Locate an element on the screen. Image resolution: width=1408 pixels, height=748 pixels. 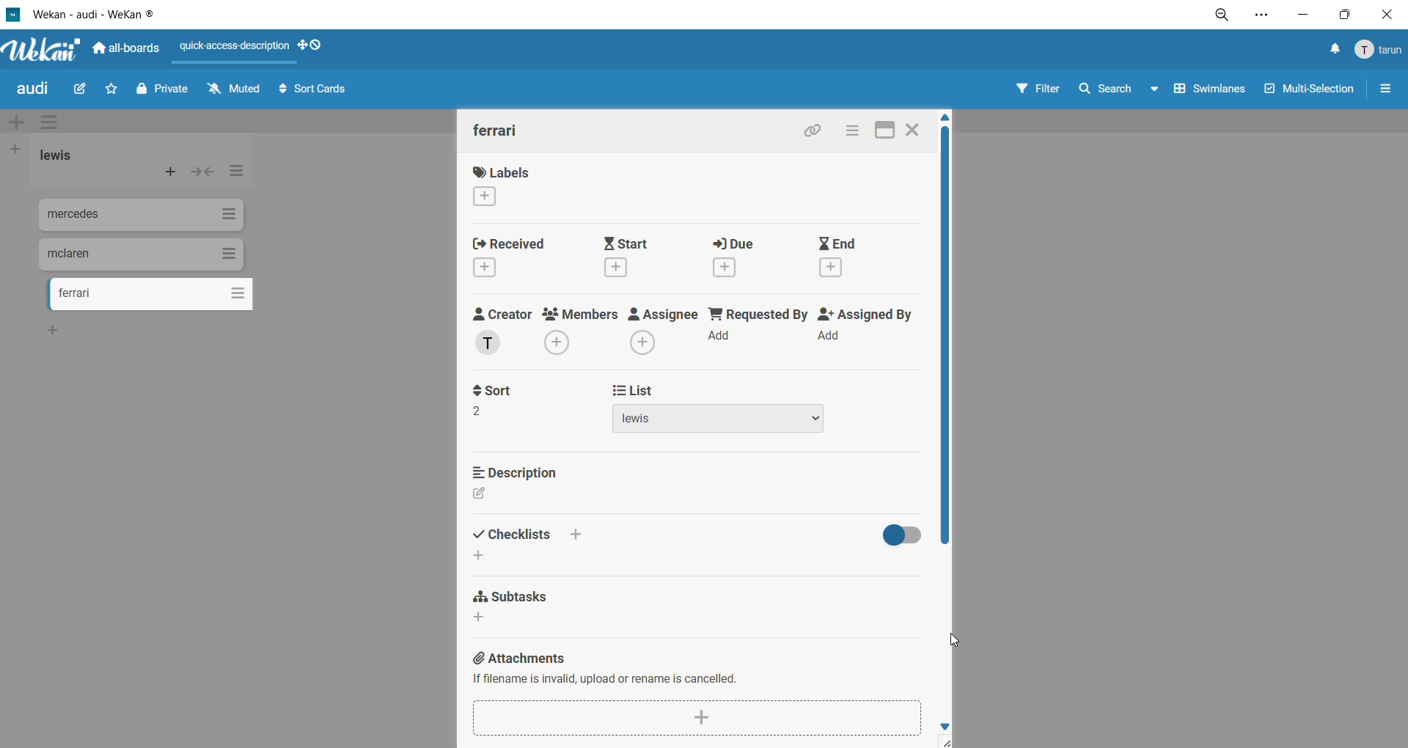
cursor is located at coordinates (955, 641).